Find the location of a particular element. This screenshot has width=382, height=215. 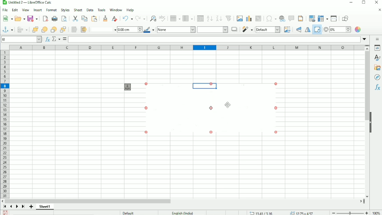

Align objects is located at coordinates (22, 29).